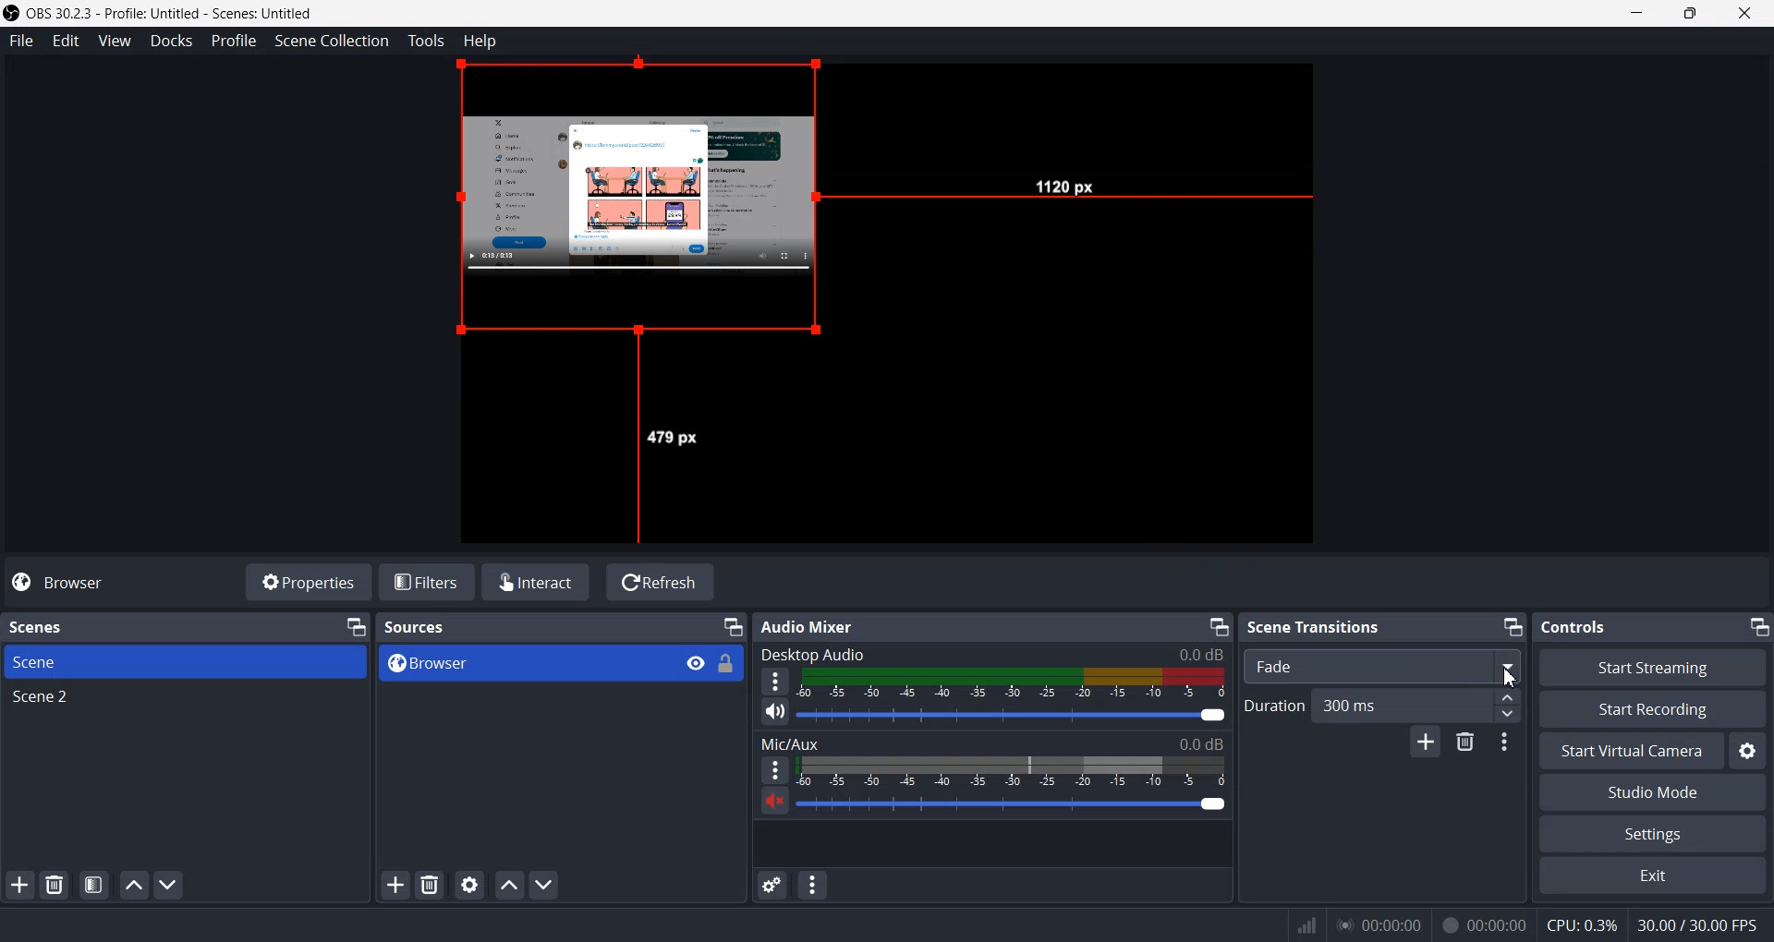 The image size is (1774, 942). I want to click on Start Recording, so click(1653, 709).